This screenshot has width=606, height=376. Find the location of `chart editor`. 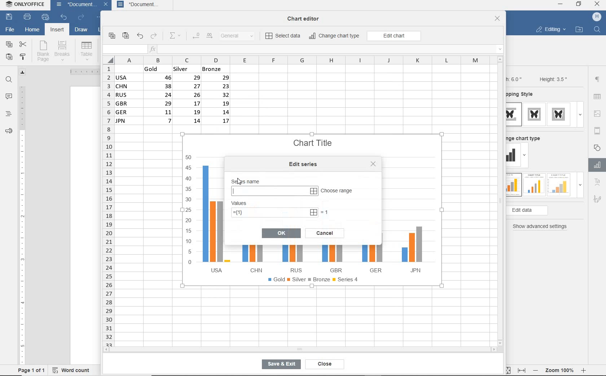

chart editor is located at coordinates (306, 17).